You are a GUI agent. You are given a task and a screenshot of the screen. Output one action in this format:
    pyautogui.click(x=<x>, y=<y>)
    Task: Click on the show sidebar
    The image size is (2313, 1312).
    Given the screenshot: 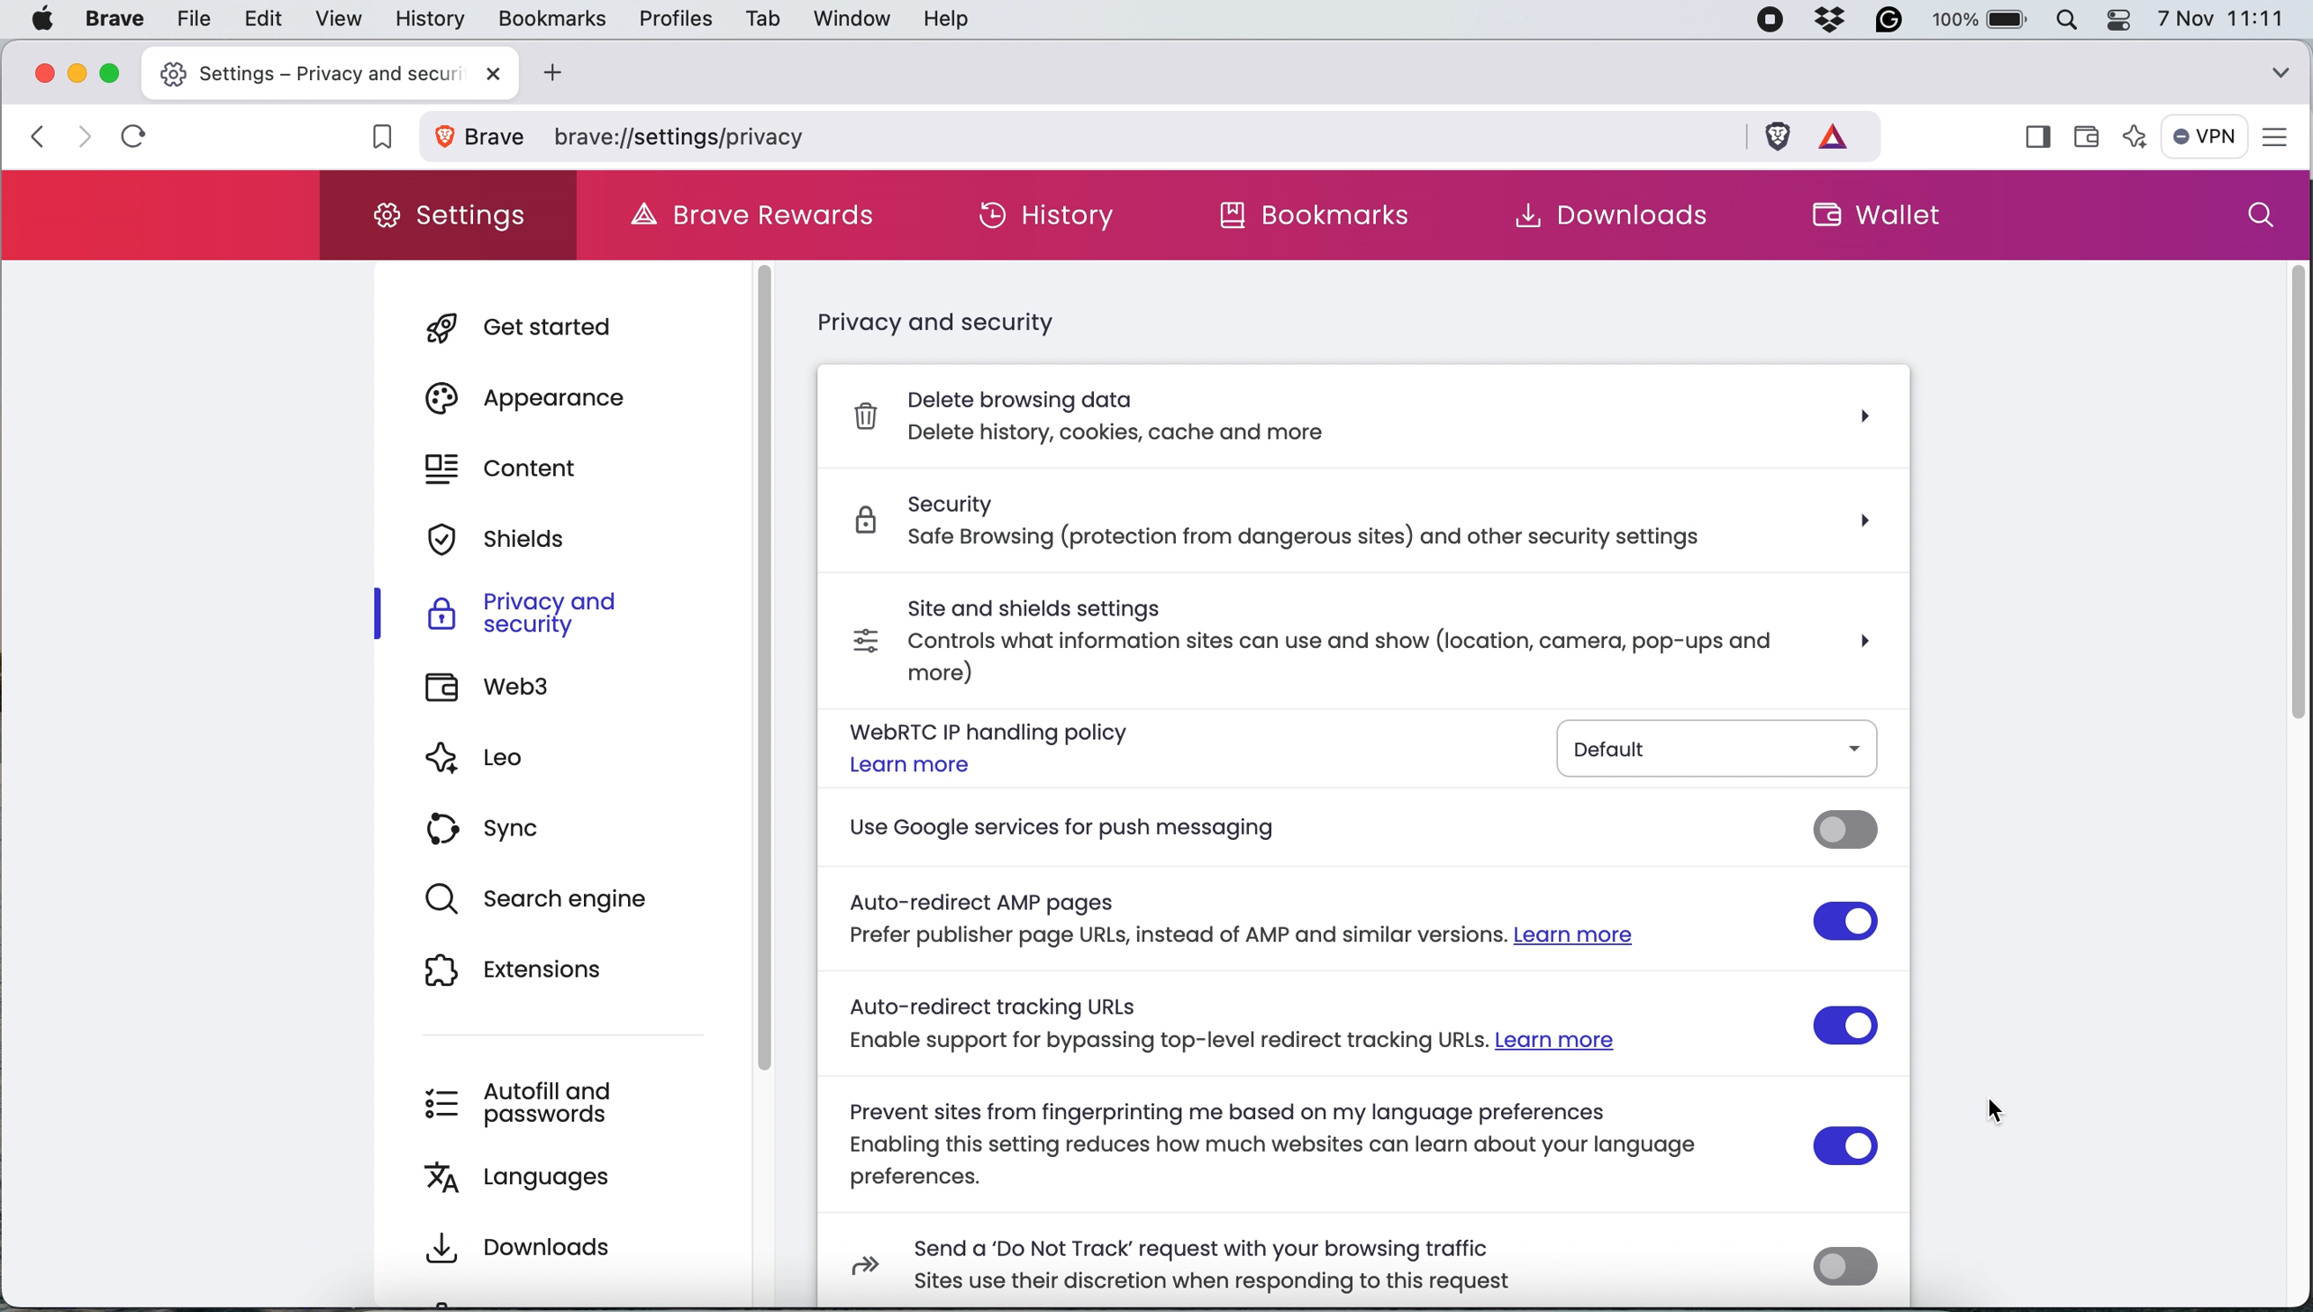 What is the action you would take?
    pyautogui.click(x=2036, y=139)
    